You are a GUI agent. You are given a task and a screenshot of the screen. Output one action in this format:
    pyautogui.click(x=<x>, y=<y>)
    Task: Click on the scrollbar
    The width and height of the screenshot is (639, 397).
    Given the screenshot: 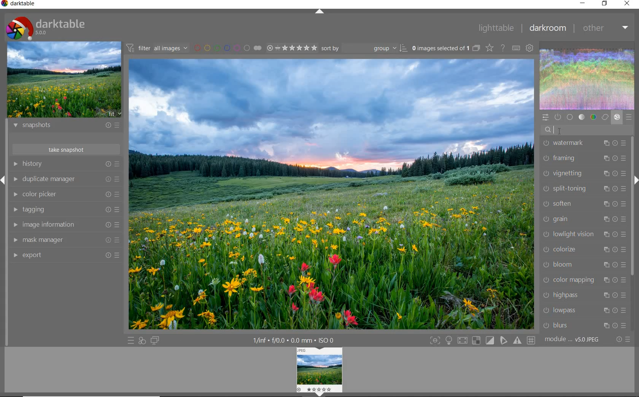 What is the action you would take?
    pyautogui.click(x=633, y=207)
    